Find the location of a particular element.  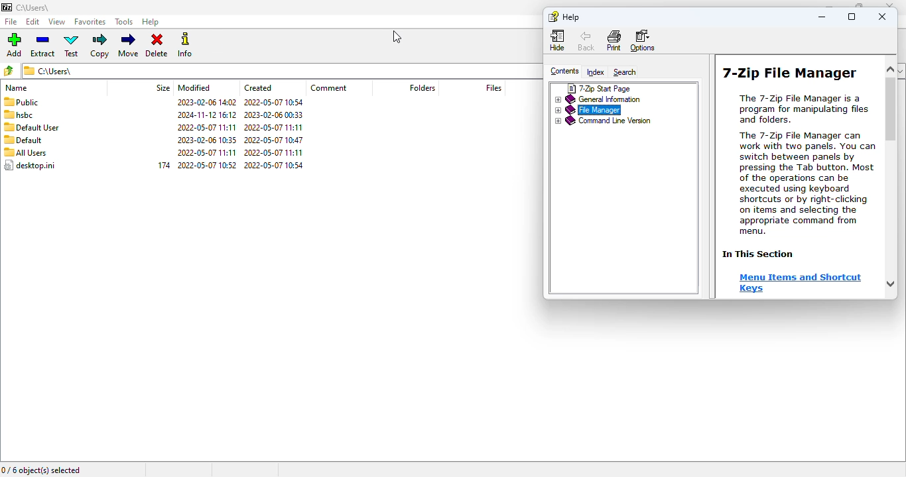

files is located at coordinates (494, 87).